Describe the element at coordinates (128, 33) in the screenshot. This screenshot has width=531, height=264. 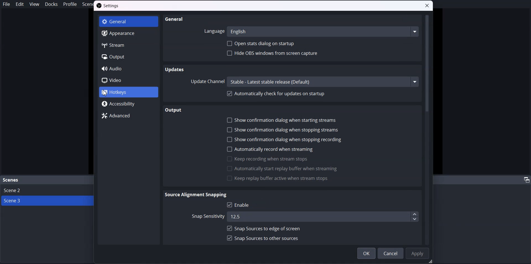
I see `Apperance` at that location.